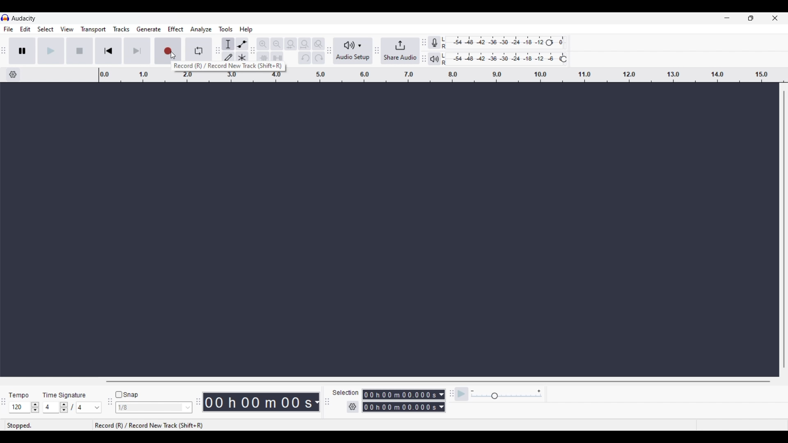  What do you see at coordinates (347, 393) in the screenshot?
I see `selection` at bounding box center [347, 393].